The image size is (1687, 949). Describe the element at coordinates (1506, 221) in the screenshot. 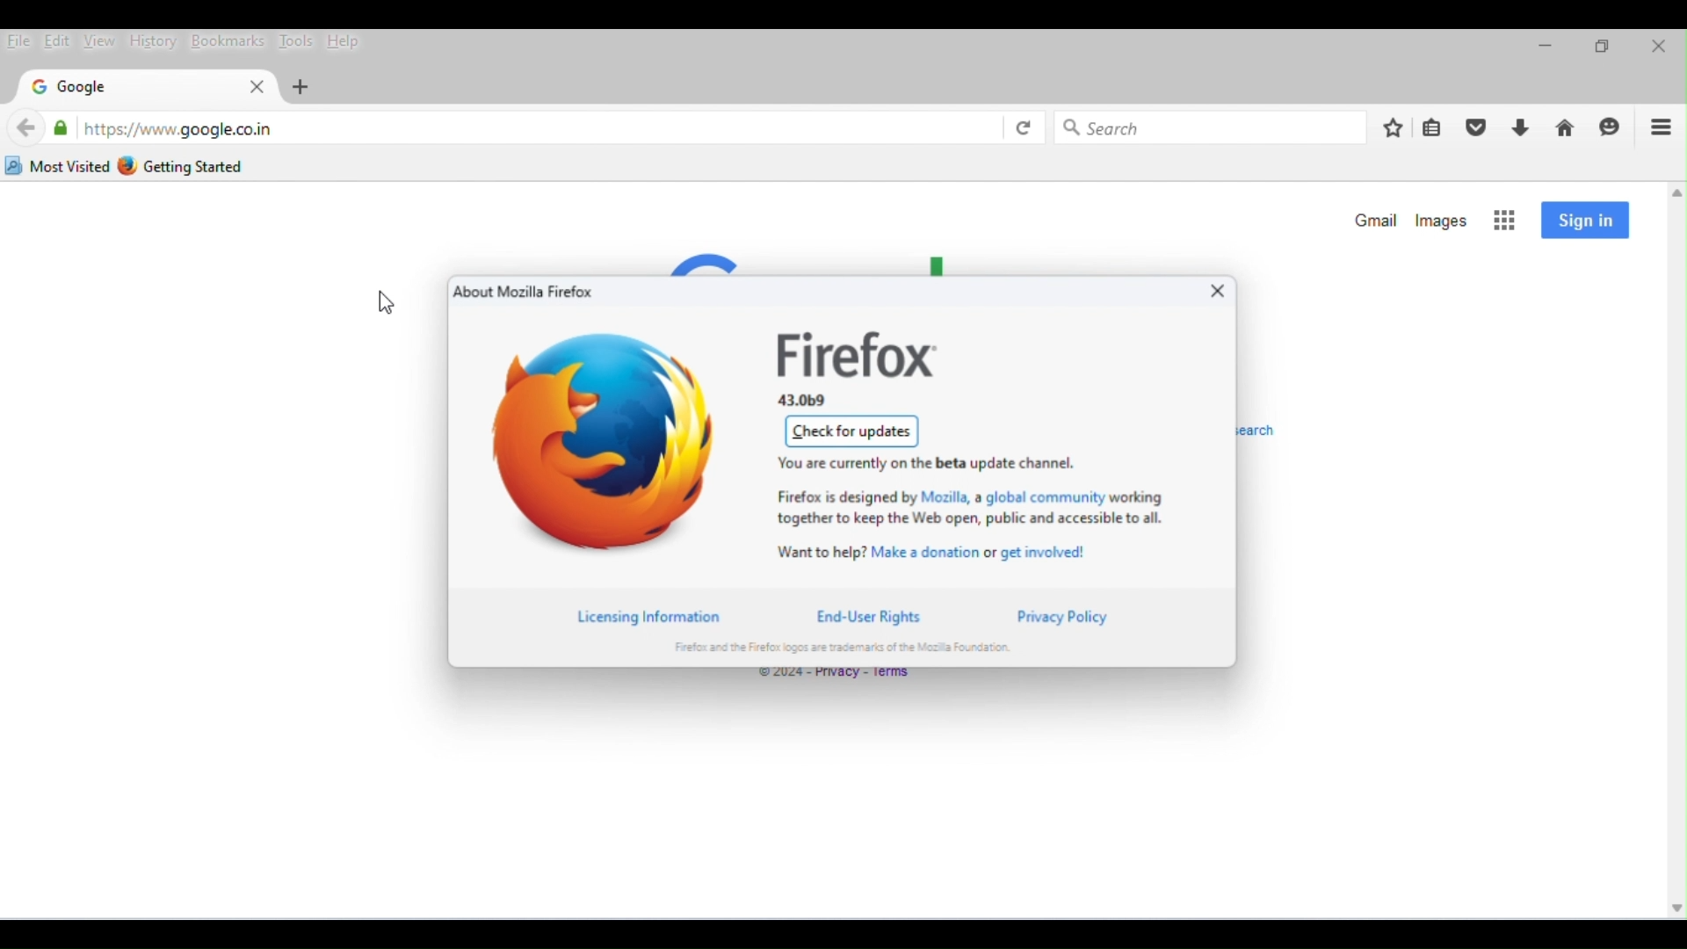

I see `google apps` at that location.